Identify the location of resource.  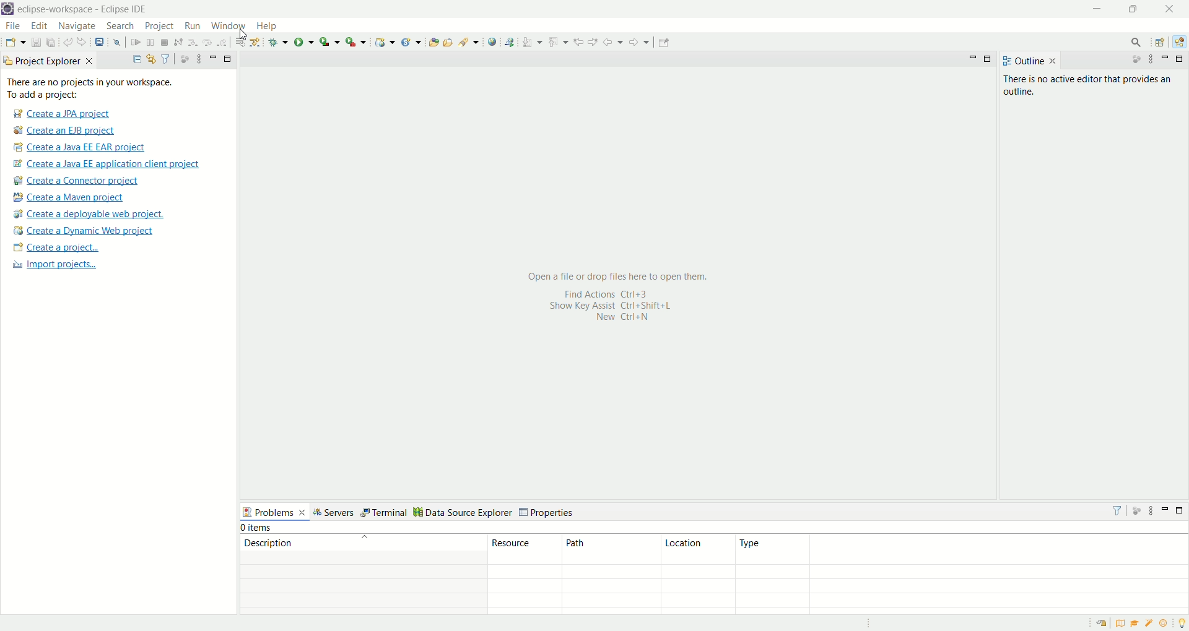
(522, 548).